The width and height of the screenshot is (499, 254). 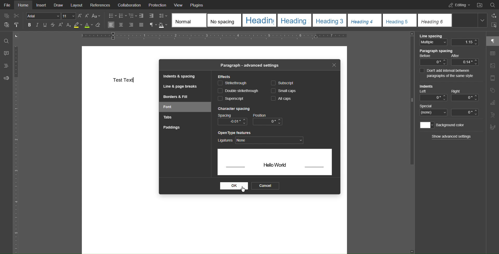 What do you see at coordinates (6, 41) in the screenshot?
I see `Search` at bounding box center [6, 41].